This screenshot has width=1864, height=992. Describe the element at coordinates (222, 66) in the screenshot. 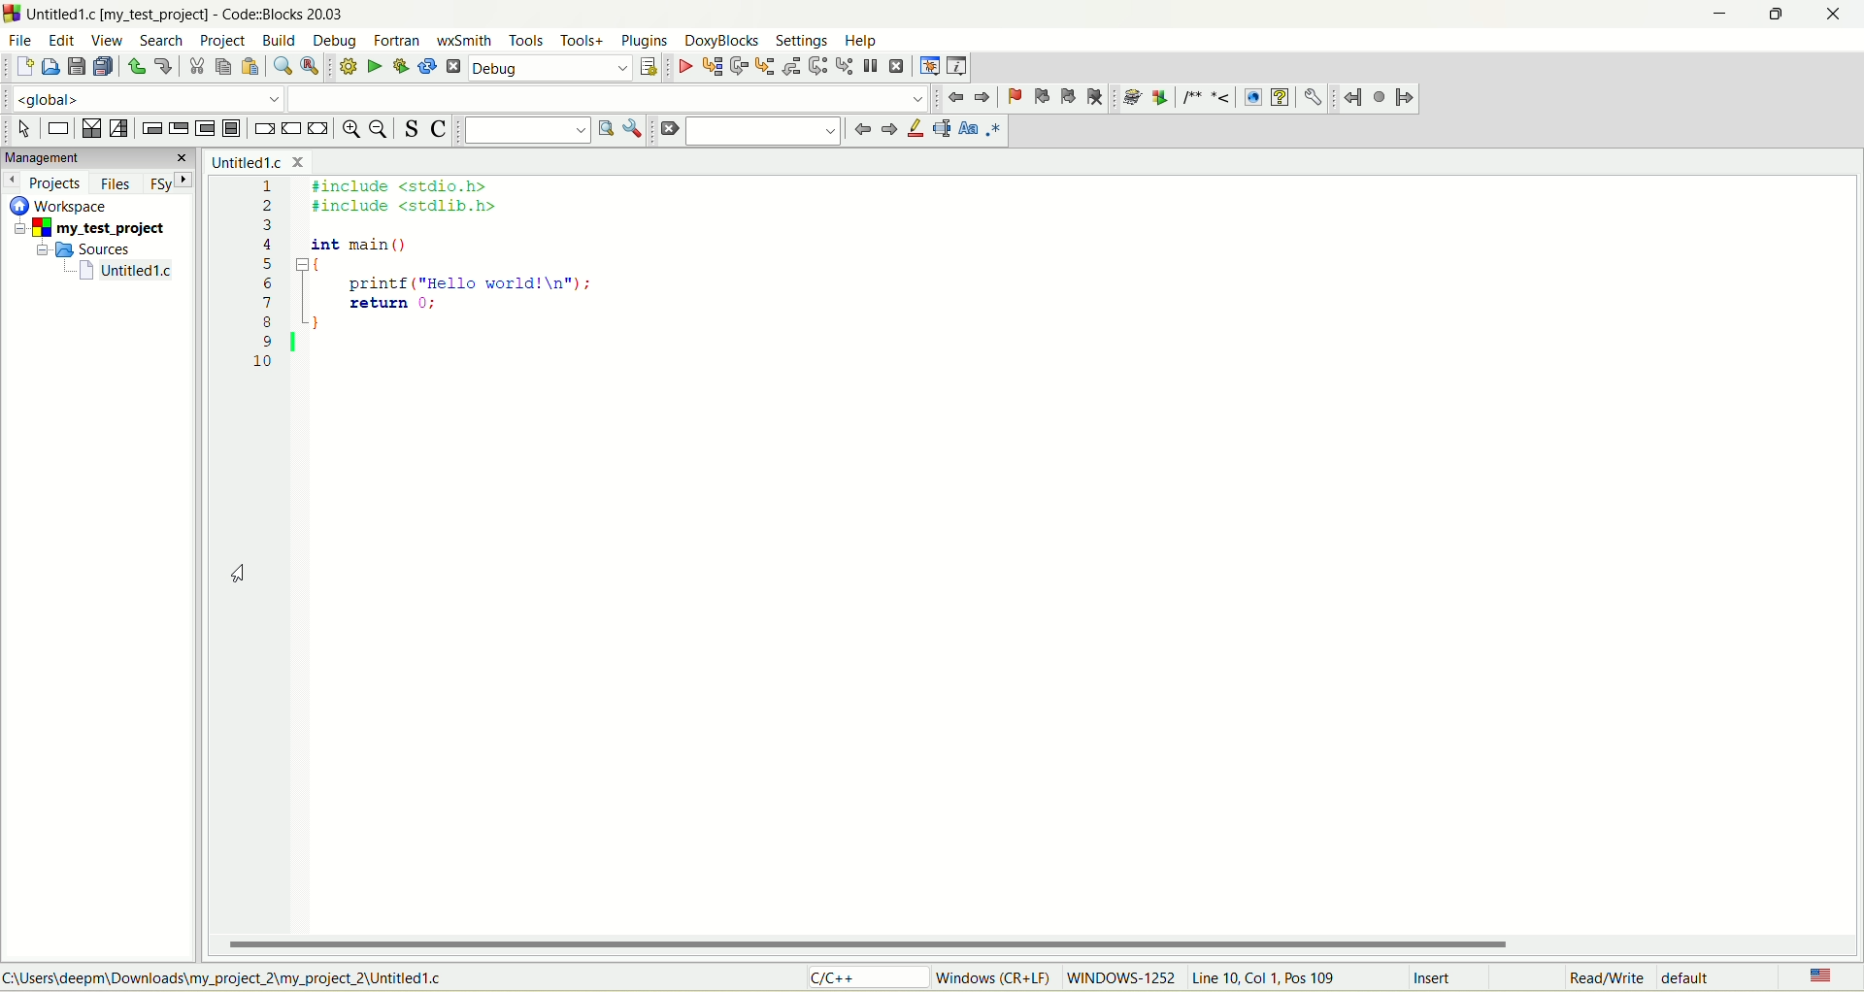

I see `copy` at that location.